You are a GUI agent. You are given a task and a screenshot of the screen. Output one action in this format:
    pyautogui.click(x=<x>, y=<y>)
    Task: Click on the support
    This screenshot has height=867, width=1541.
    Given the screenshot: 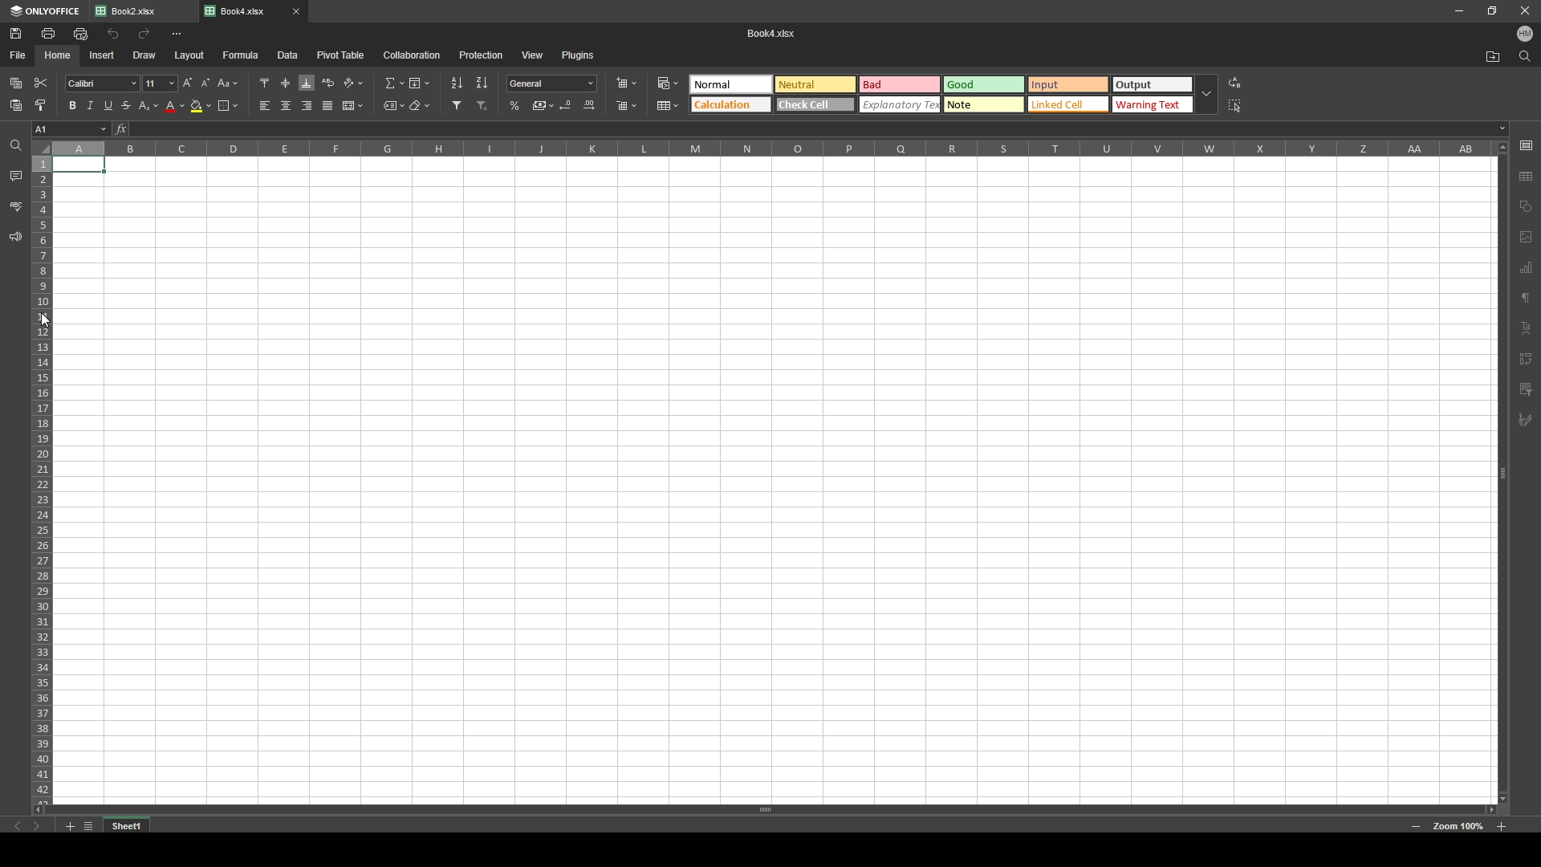 What is the action you would take?
    pyautogui.click(x=14, y=237)
    